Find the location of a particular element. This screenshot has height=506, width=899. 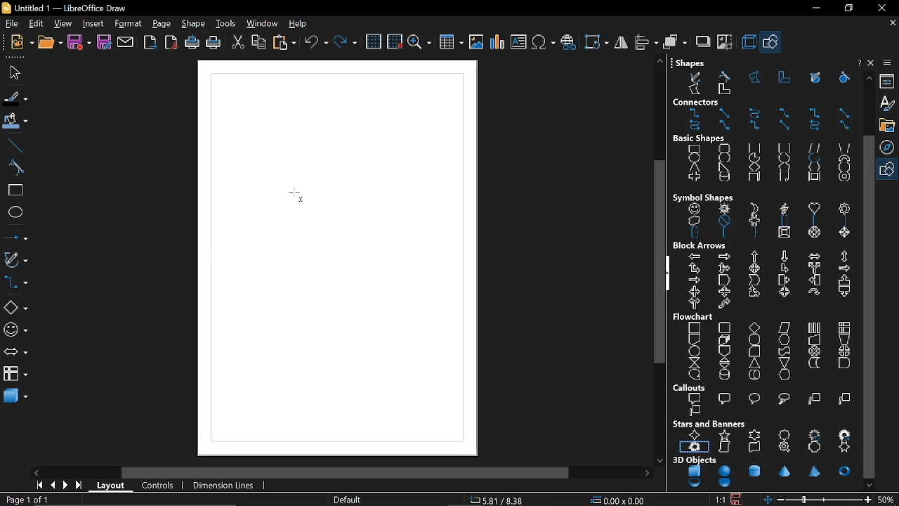

Zoom is located at coordinates (888, 499).